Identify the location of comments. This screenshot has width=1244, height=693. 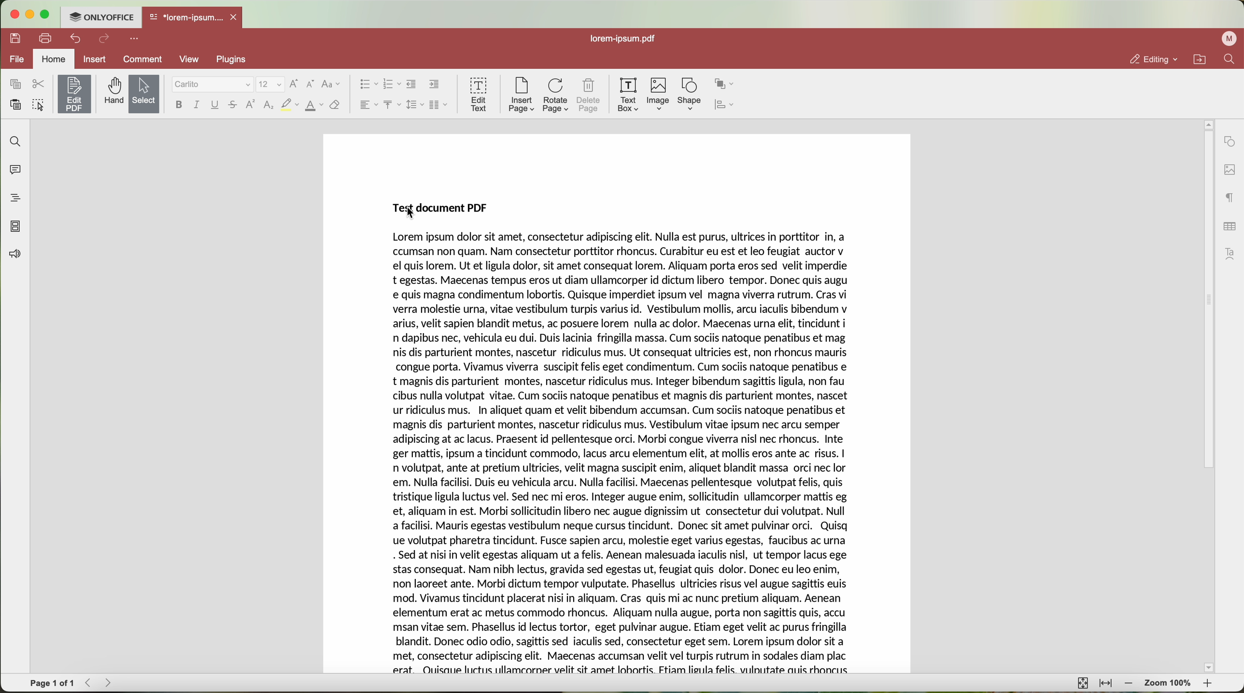
(17, 170).